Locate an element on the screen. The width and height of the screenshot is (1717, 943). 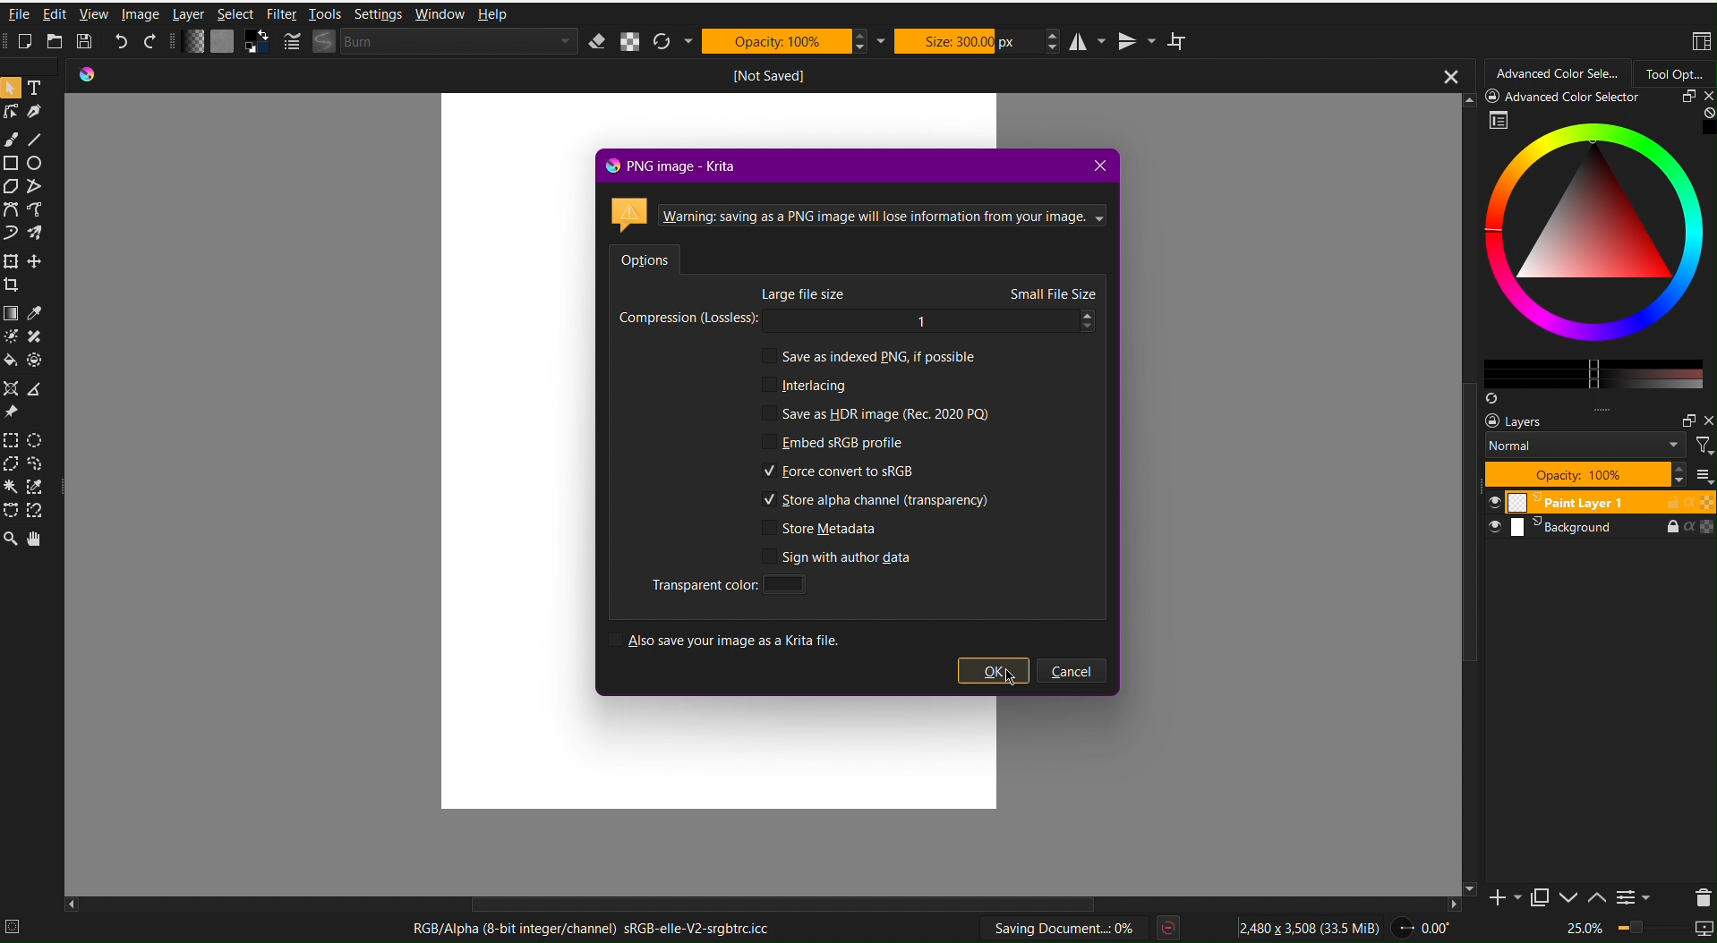
Brush is located at coordinates (11, 140).